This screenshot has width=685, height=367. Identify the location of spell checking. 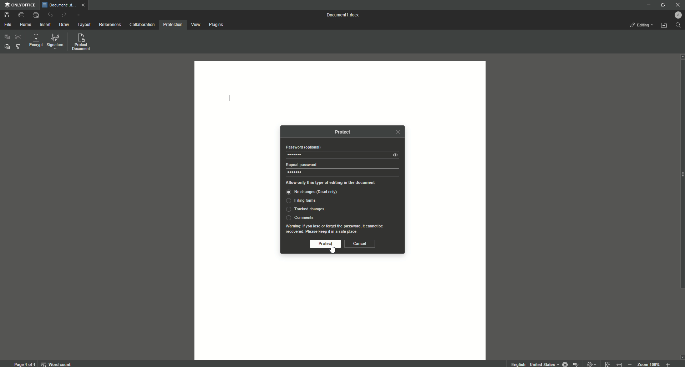
(577, 363).